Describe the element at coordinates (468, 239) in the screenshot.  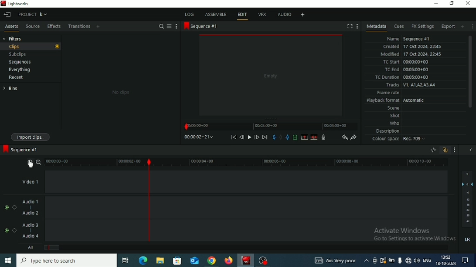
I see `Mute` at that location.